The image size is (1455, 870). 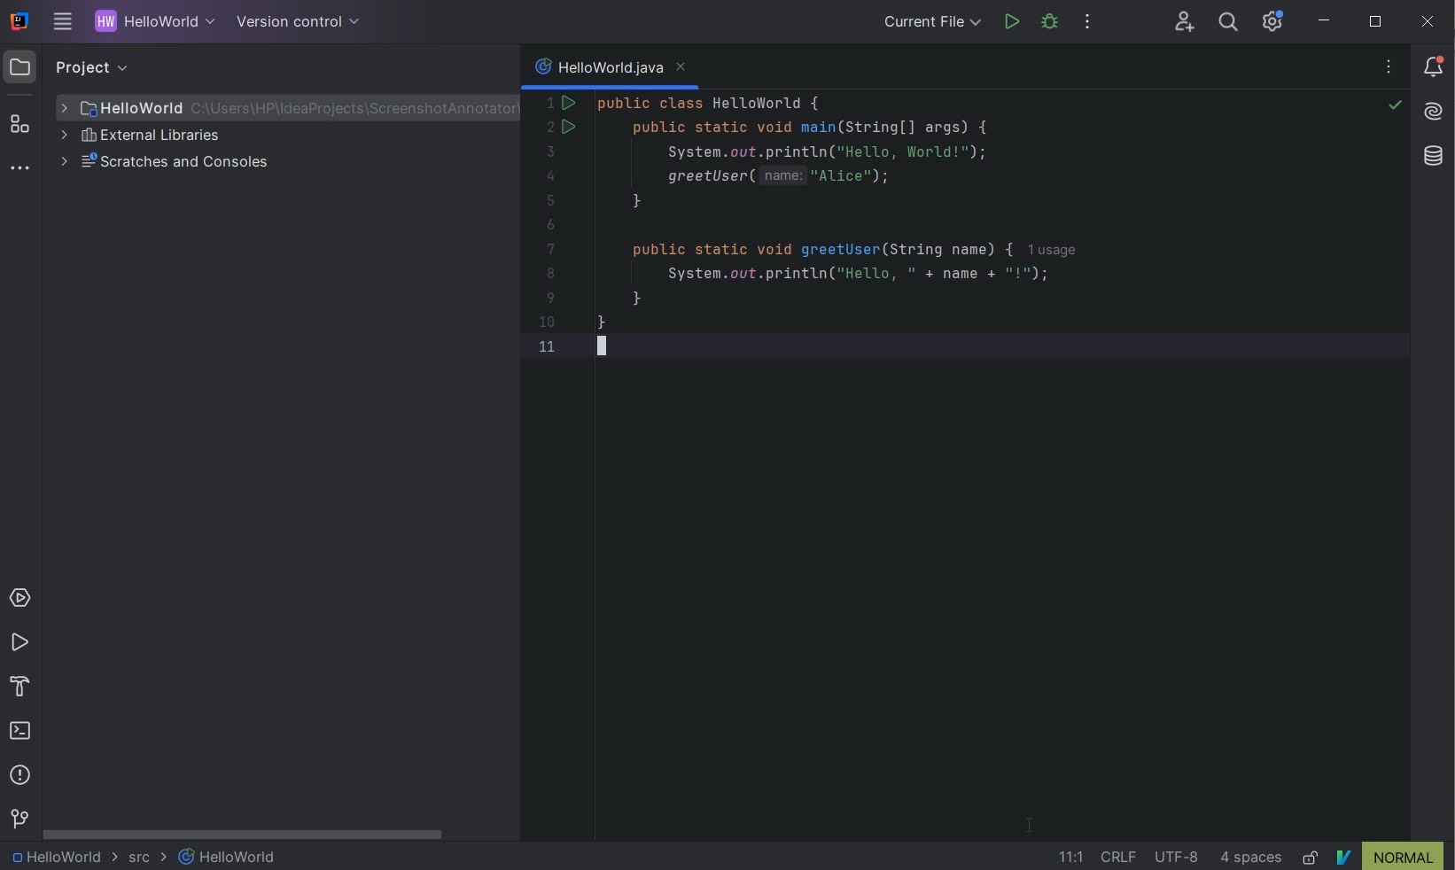 I want to click on CLOSE, so click(x=1428, y=21).